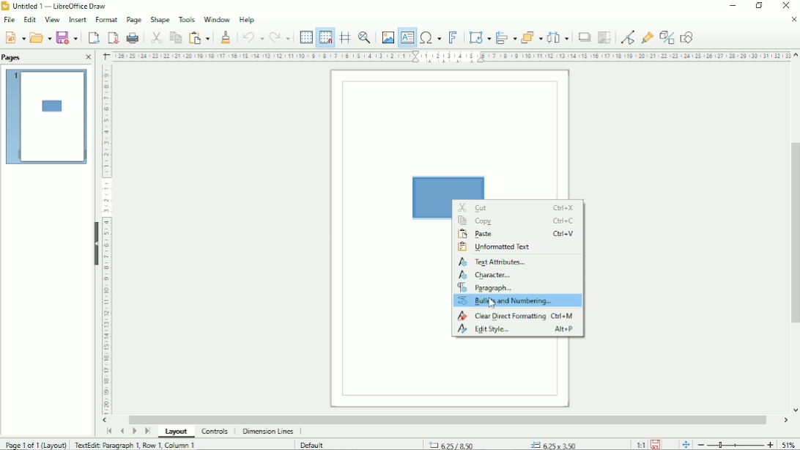 Image resolution: width=800 pixels, height=450 pixels. What do you see at coordinates (516, 221) in the screenshot?
I see `Copy` at bounding box center [516, 221].